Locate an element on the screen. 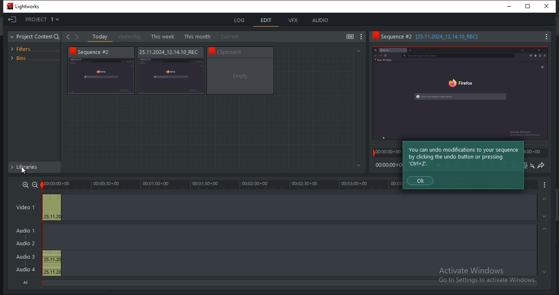 Image resolution: width=559 pixels, height=295 pixels. Lightworks is located at coordinates (25, 6).